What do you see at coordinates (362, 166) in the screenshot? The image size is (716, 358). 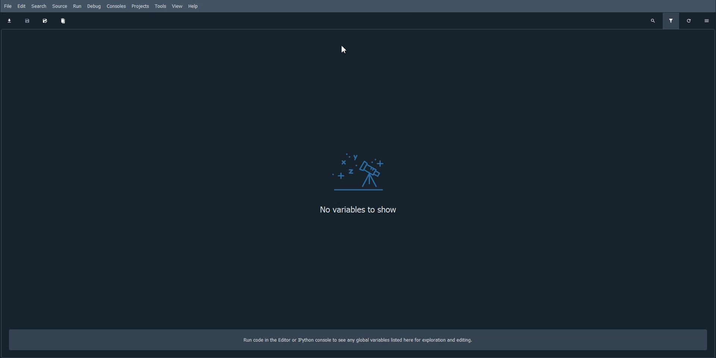 I see `Logo` at bounding box center [362, 166].